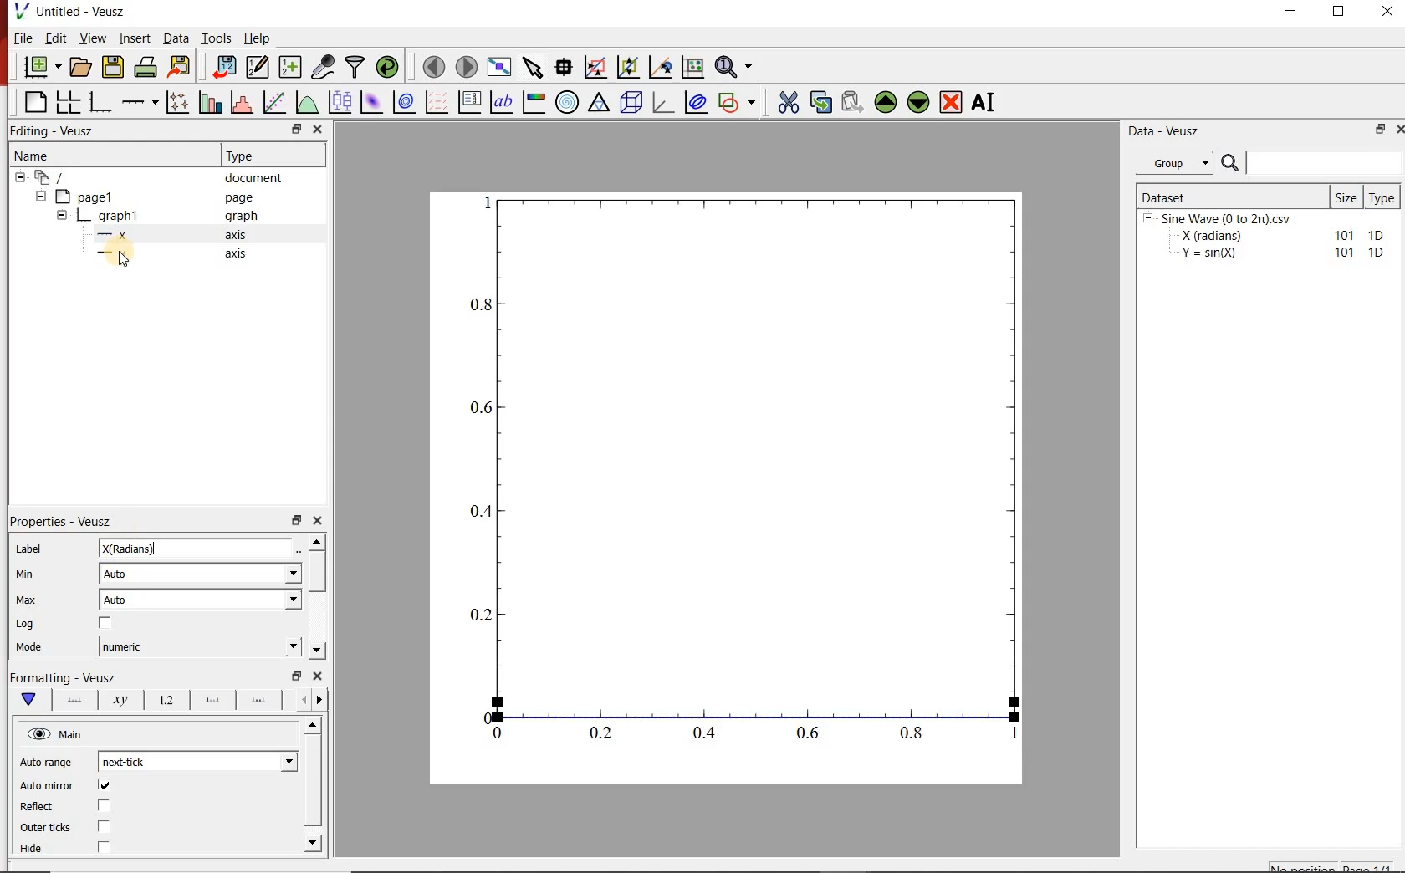 The image size is (1405, 873). Describe the element at coordinates (200, 647) in the screenshot. I see `Numeric` at that location.